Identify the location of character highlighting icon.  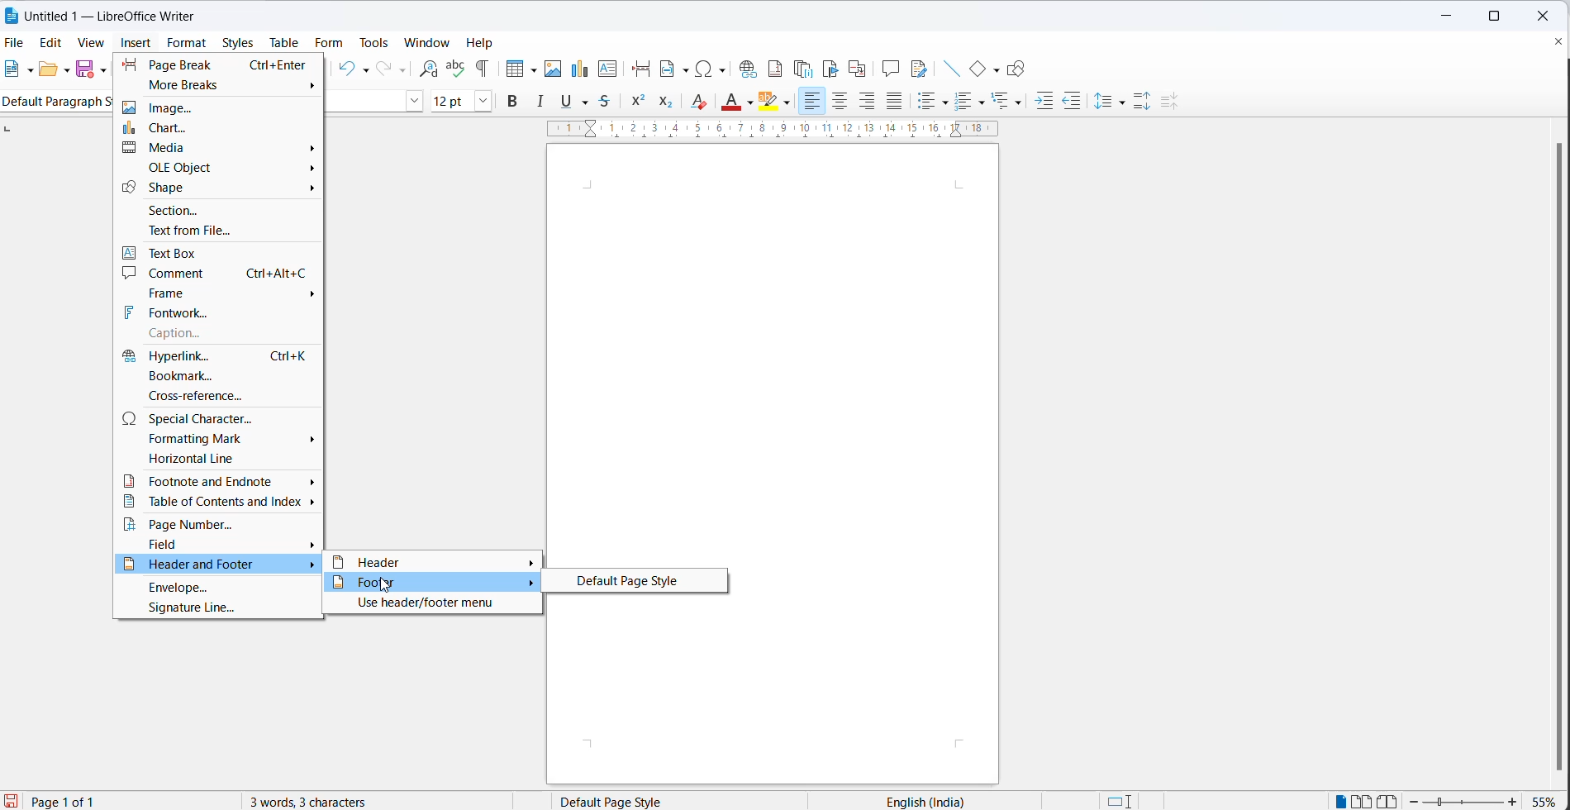
(770, 101).